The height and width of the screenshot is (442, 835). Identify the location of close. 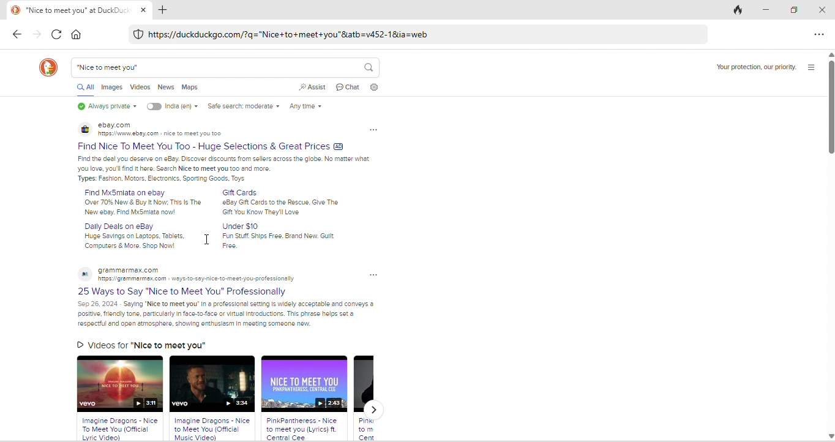
(144, 9).